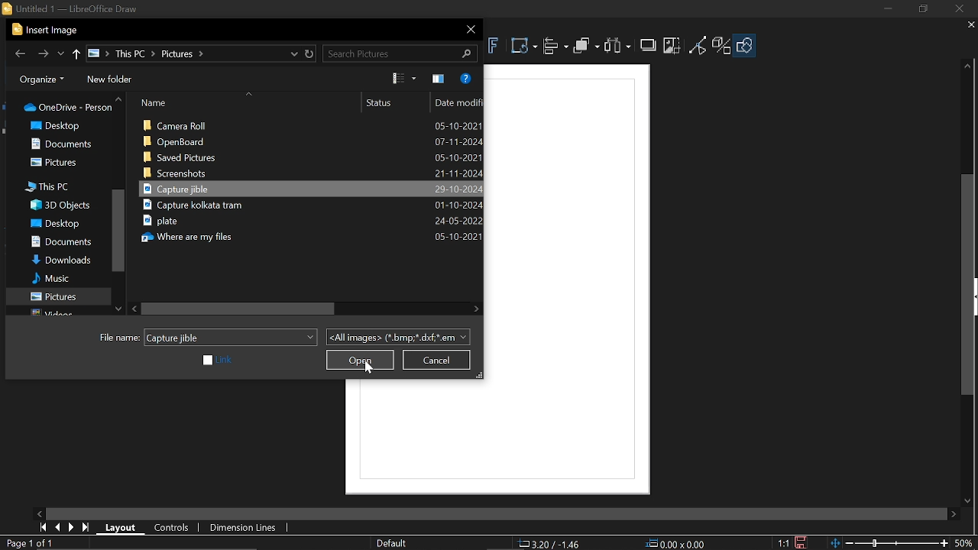 This screenshot has height=550, width=978. Describe the element at coordinates (121, 99) in the screenshot. I see `Move up in folders` at that location.